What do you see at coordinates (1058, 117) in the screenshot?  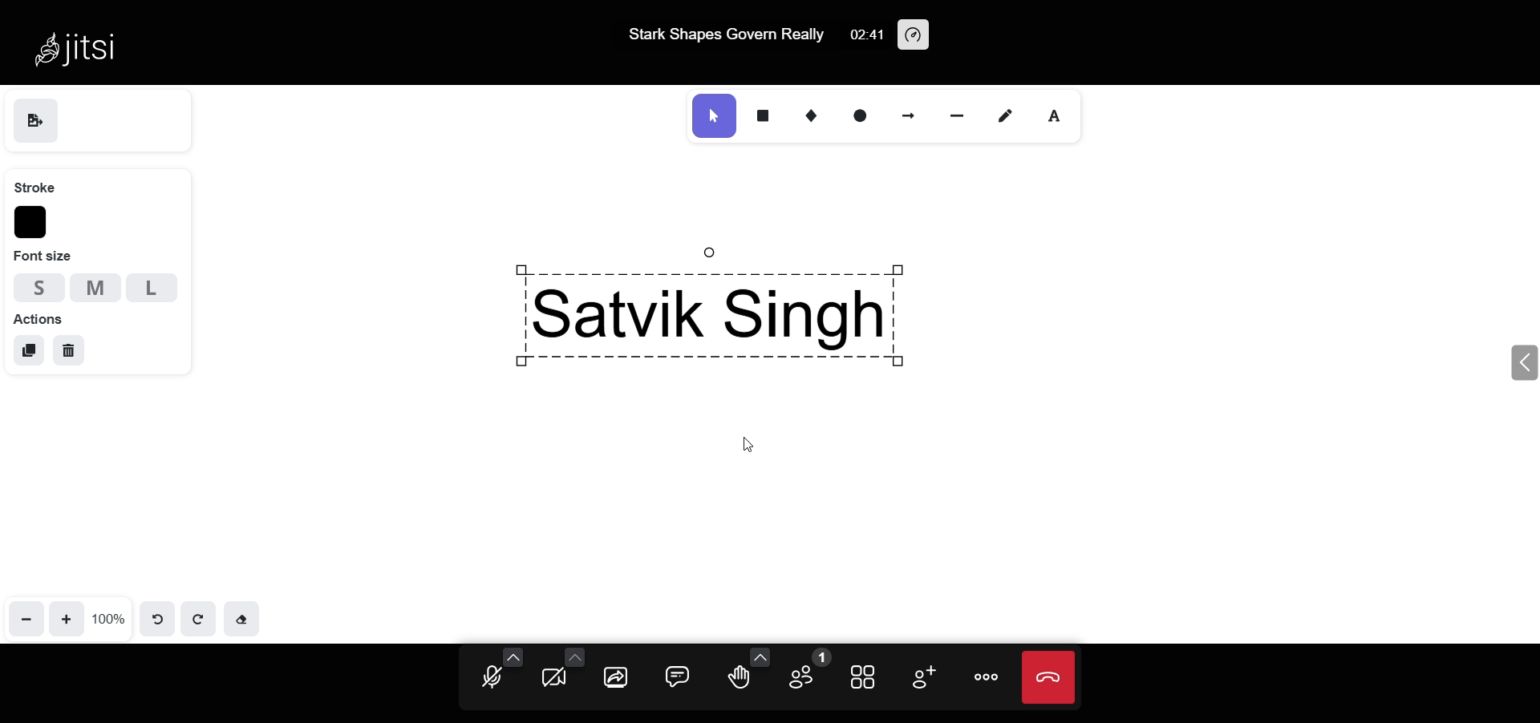 I see `text` at bounding box center [1058, 117].